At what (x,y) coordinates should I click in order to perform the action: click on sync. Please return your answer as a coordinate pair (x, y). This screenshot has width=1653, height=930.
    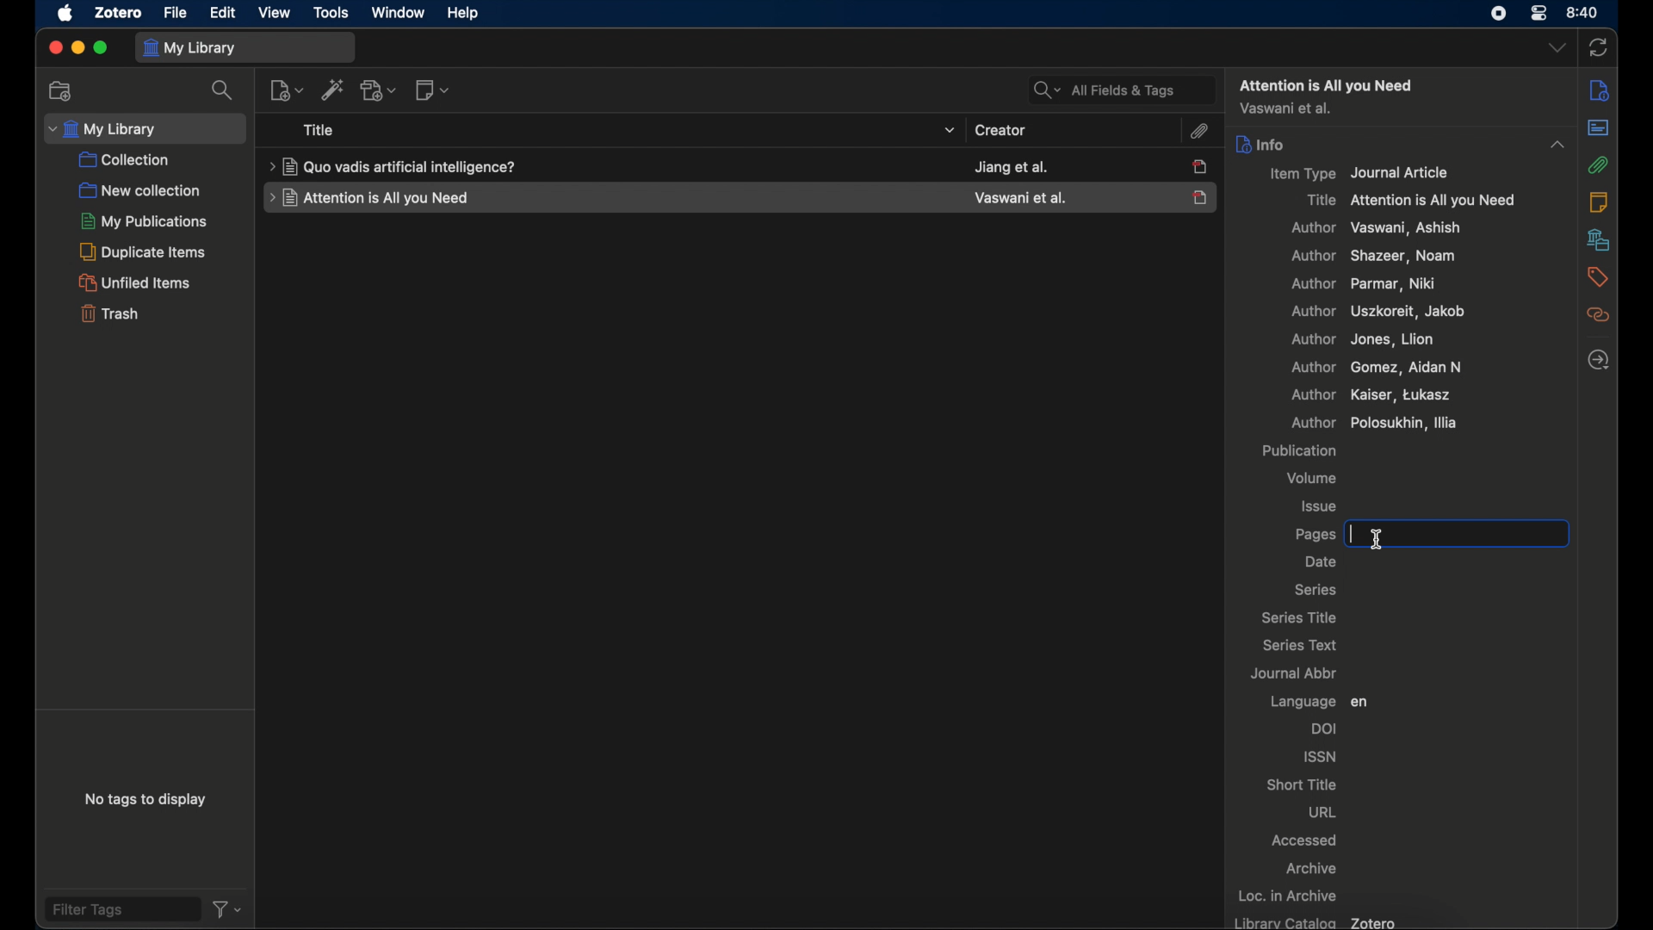
    Looking at the image, I should click on (1600, 46).